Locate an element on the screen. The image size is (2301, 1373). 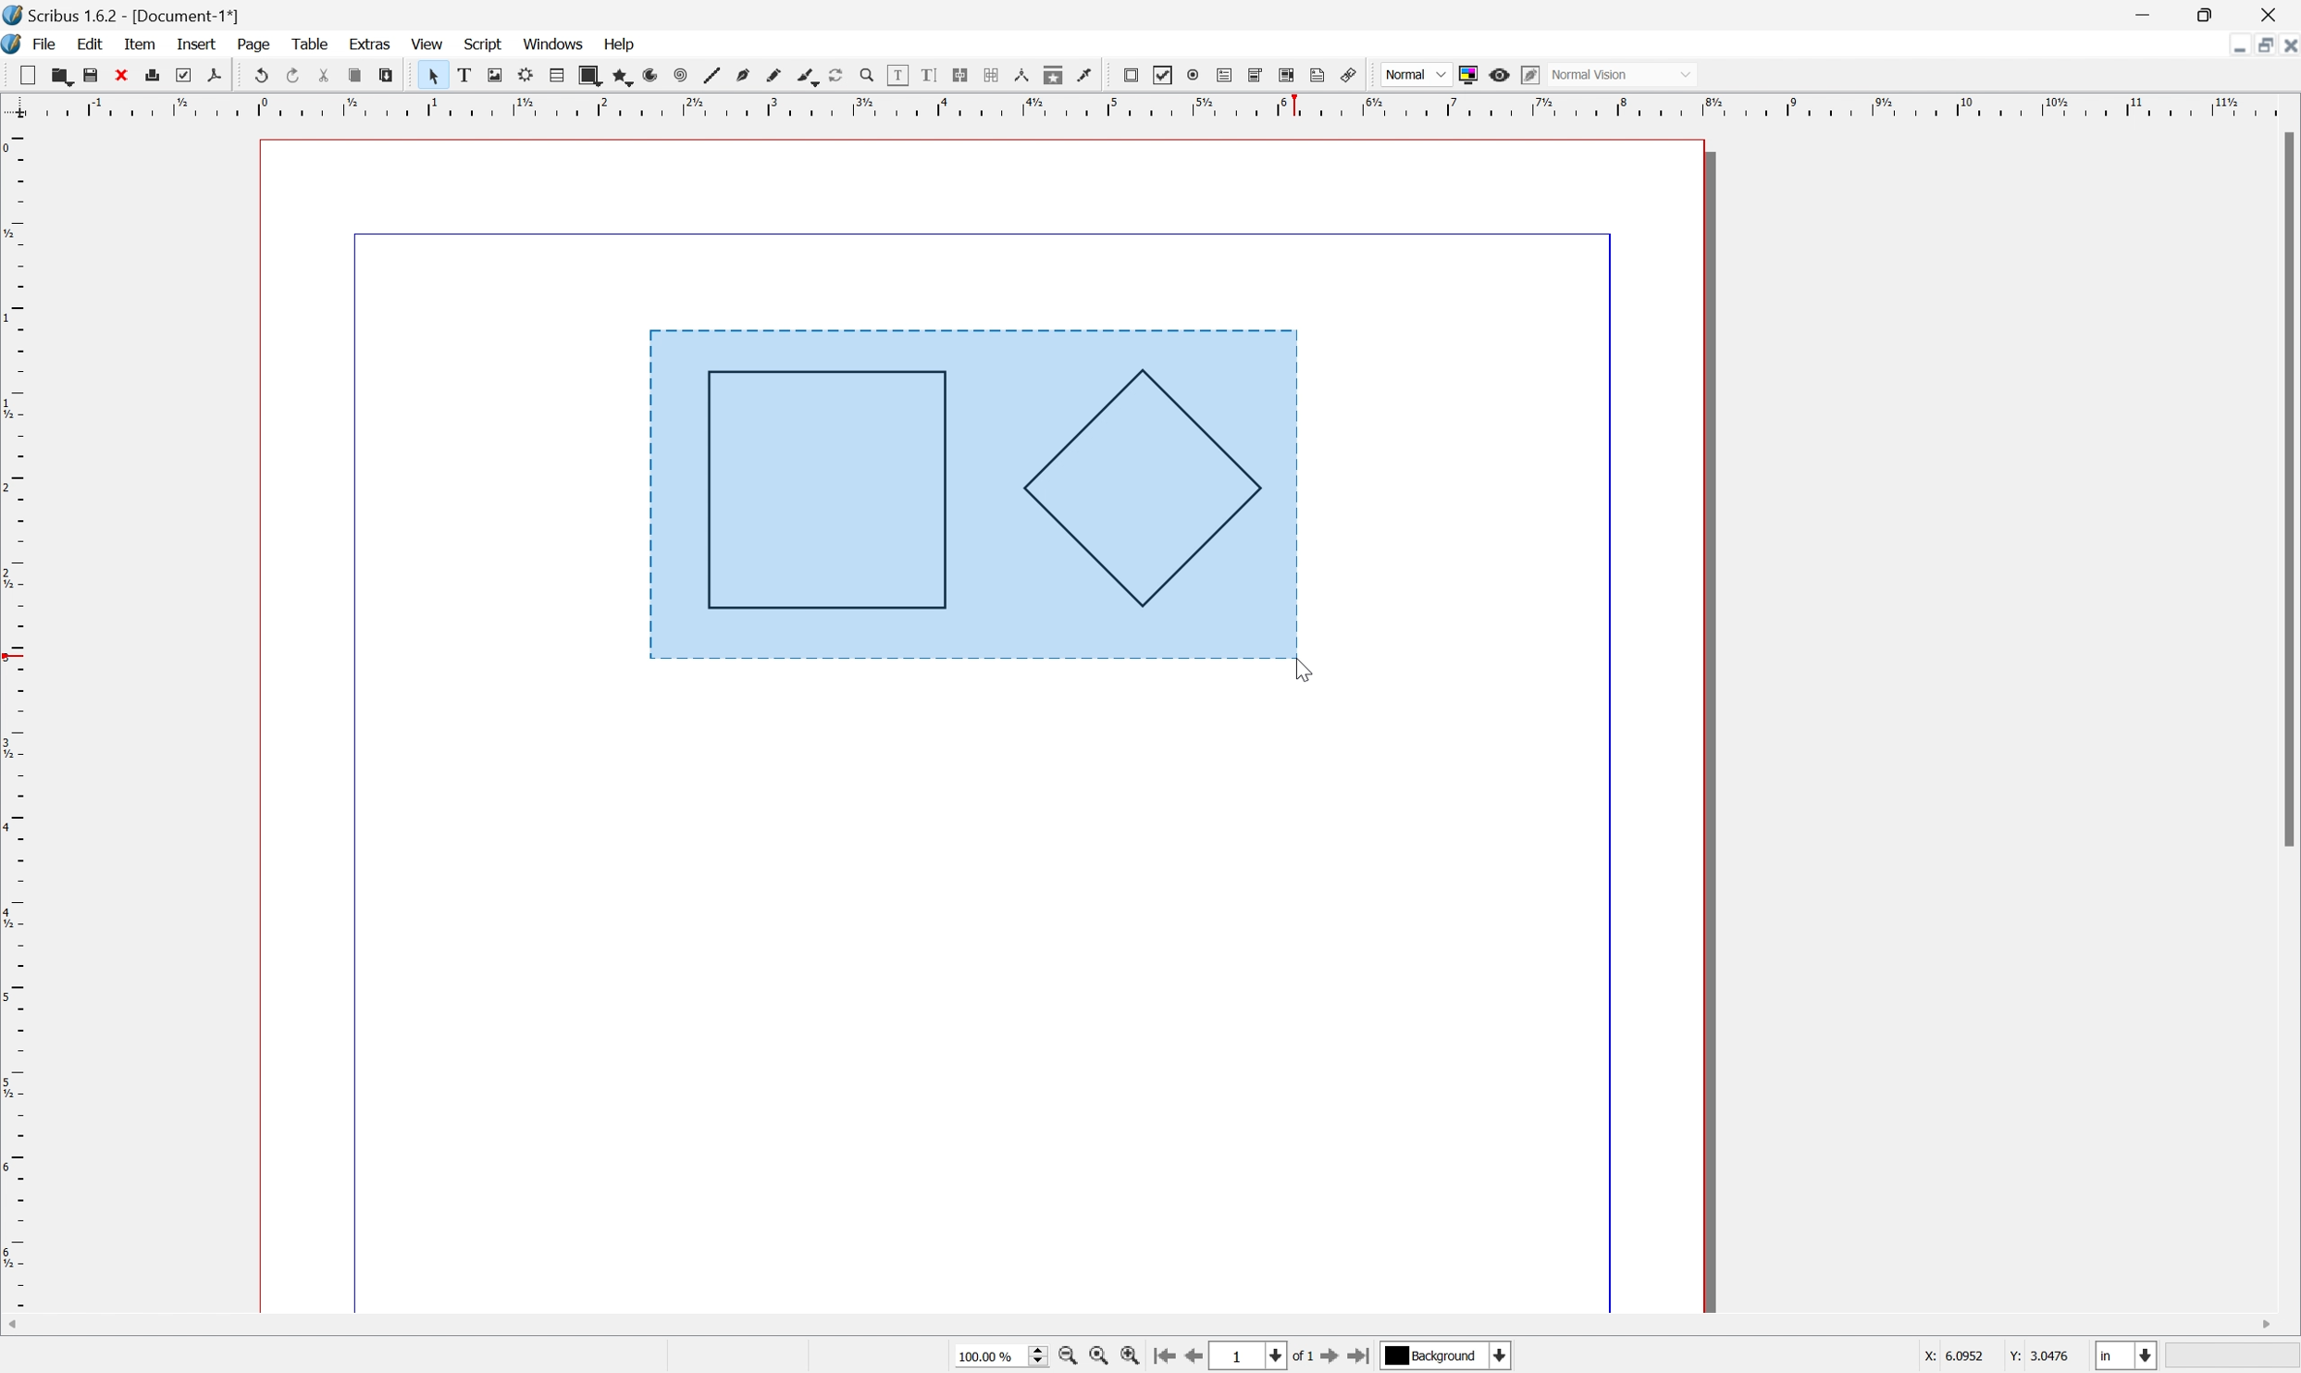
Toggle color management system is located at coordinates (1470, 76).